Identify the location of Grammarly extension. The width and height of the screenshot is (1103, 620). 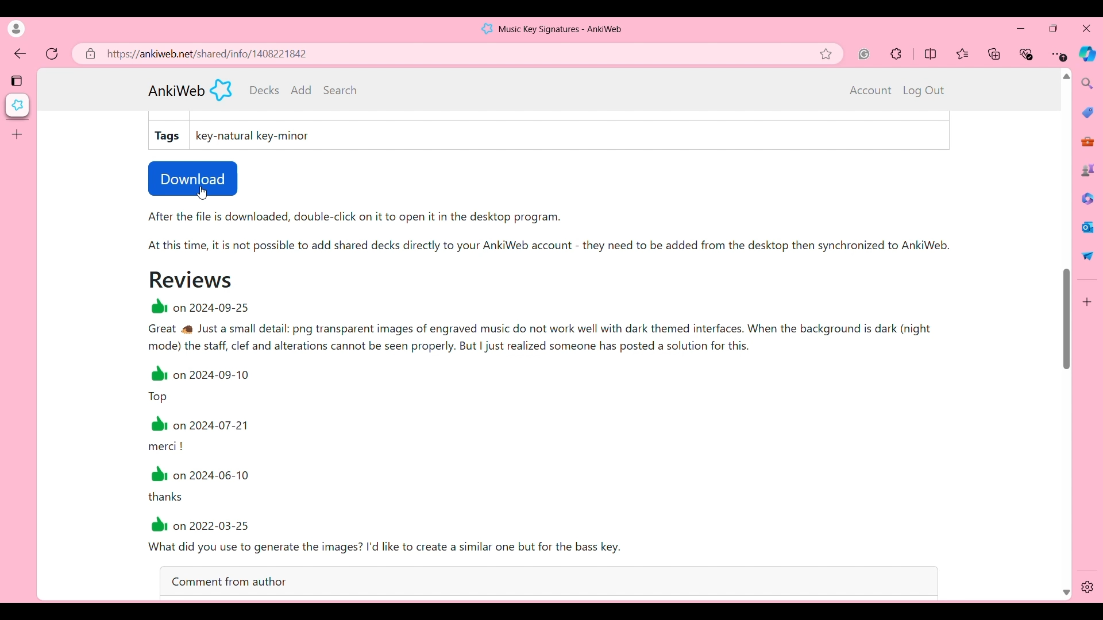
(864, 54).